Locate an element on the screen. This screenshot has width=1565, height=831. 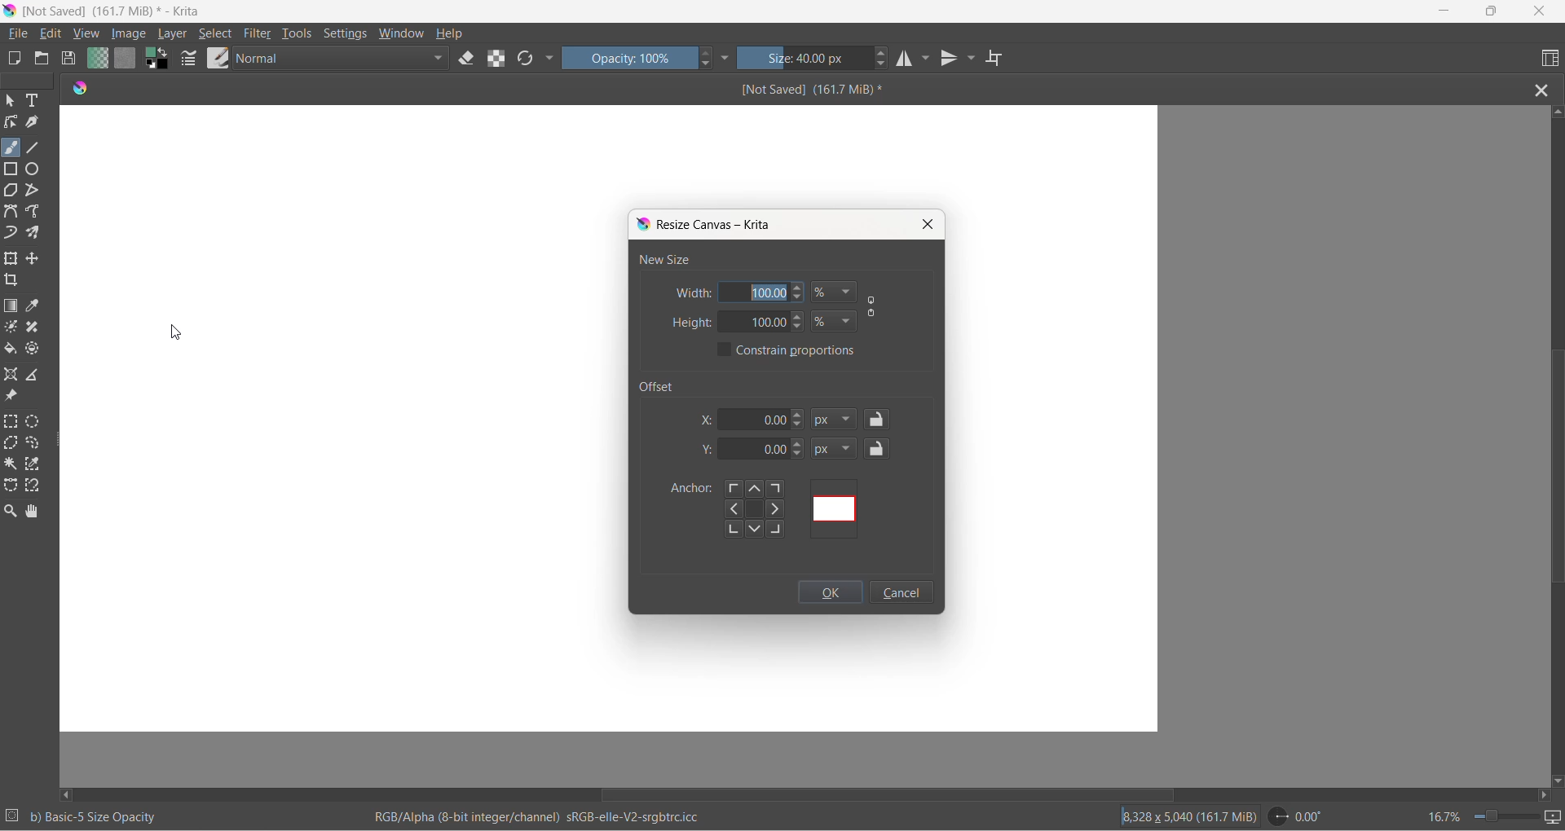
height value type is located at coordinates (835, 322).